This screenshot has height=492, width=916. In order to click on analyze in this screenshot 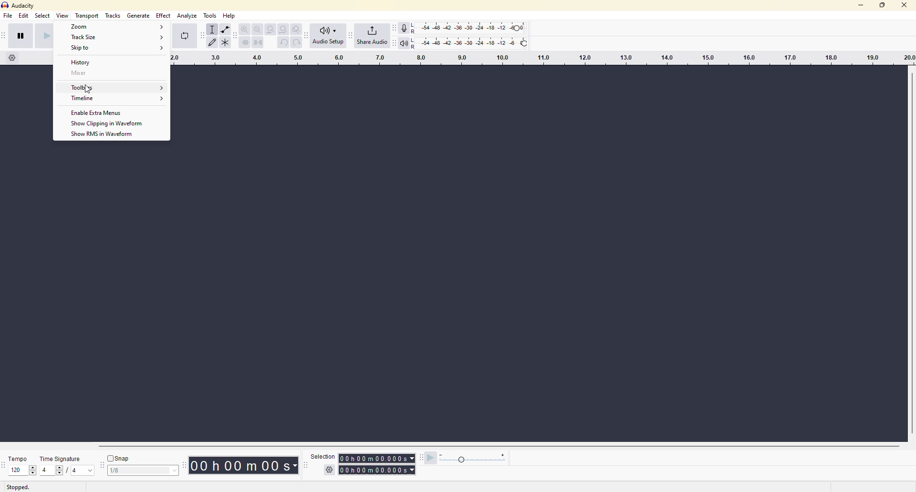, I will do `click(187, 16)`.